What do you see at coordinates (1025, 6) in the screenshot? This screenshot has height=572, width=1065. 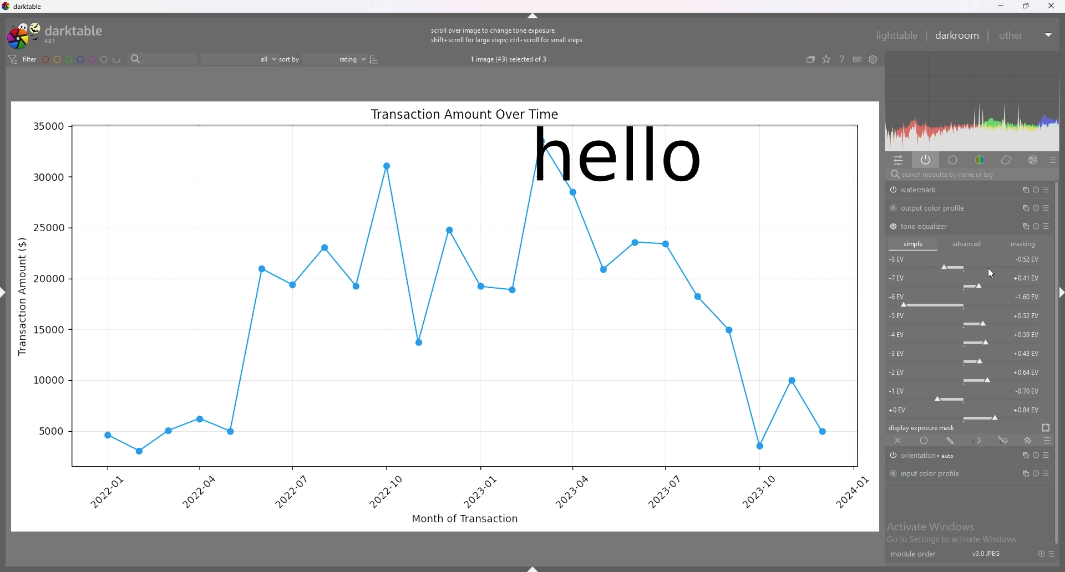 I see `resize` at bounding box center [1025, 6].